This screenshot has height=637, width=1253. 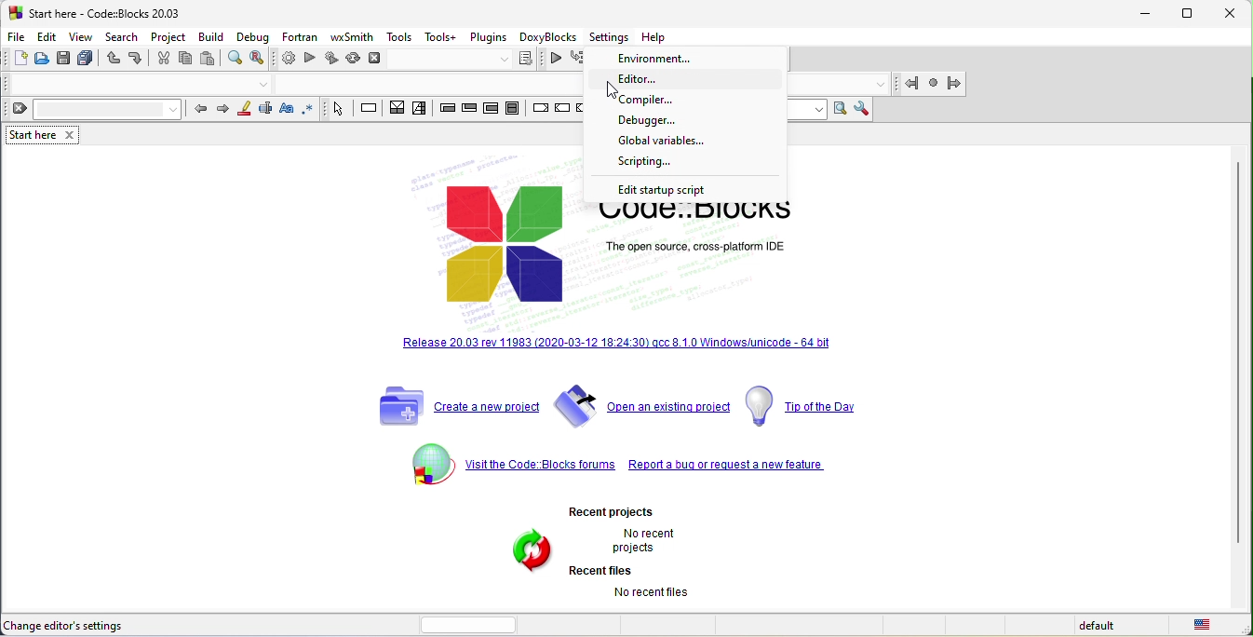 I want to click on run search, so click(x=840, y=111).